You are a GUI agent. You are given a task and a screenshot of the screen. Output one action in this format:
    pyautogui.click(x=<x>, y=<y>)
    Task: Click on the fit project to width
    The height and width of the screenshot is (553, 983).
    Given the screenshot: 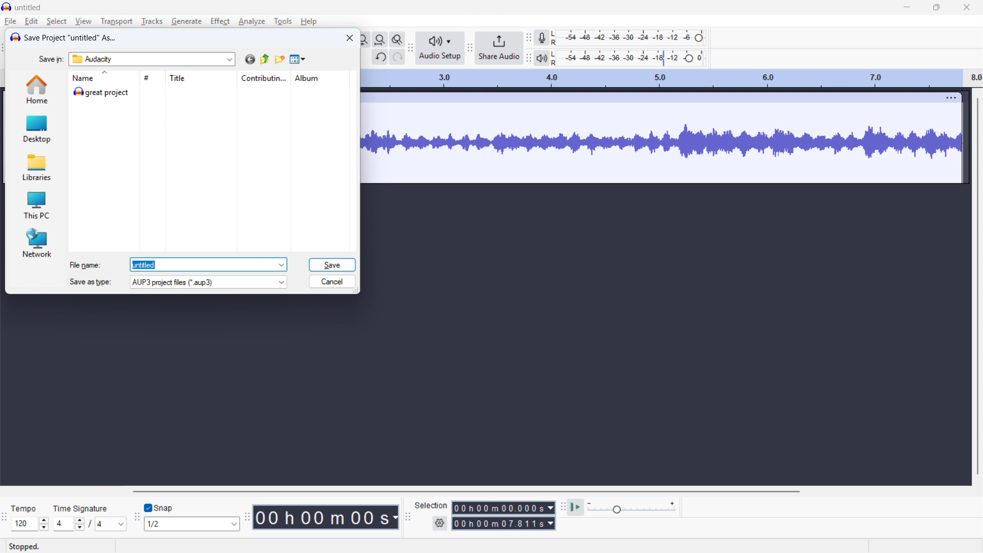 What is the action you would take?
    pyautogui.click(x=380, y=40)
    